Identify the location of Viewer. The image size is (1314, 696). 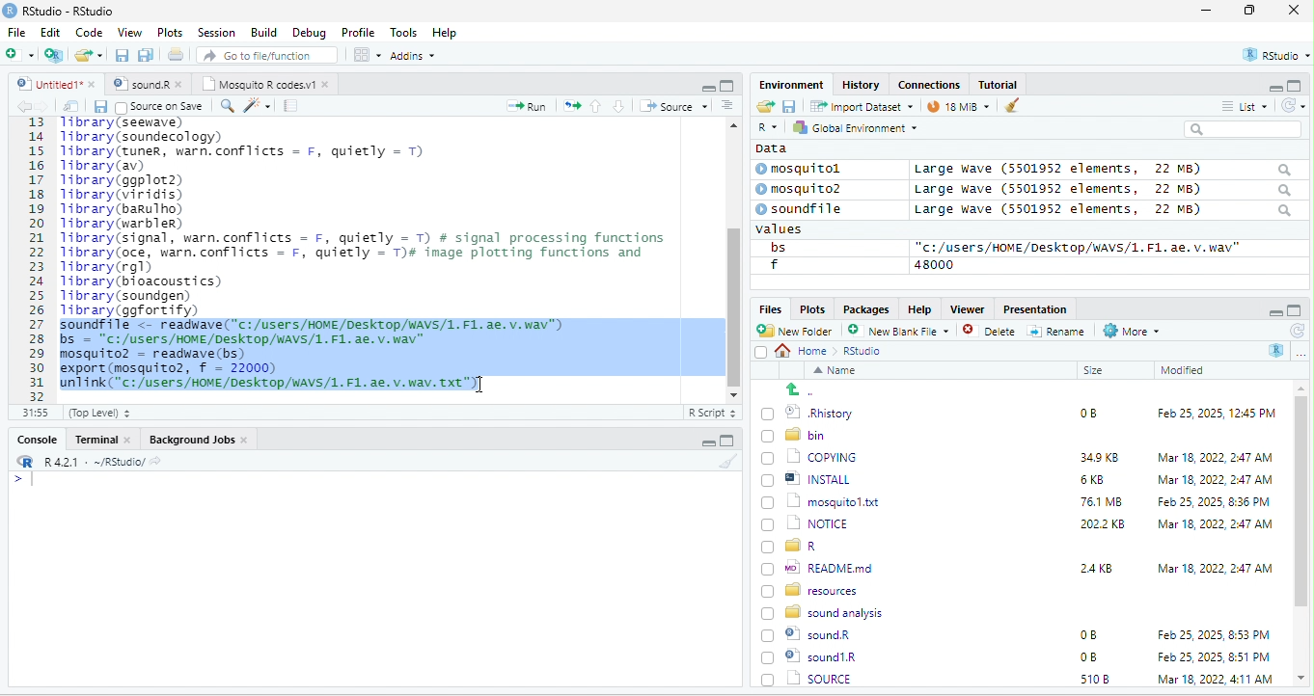
(965, 309).